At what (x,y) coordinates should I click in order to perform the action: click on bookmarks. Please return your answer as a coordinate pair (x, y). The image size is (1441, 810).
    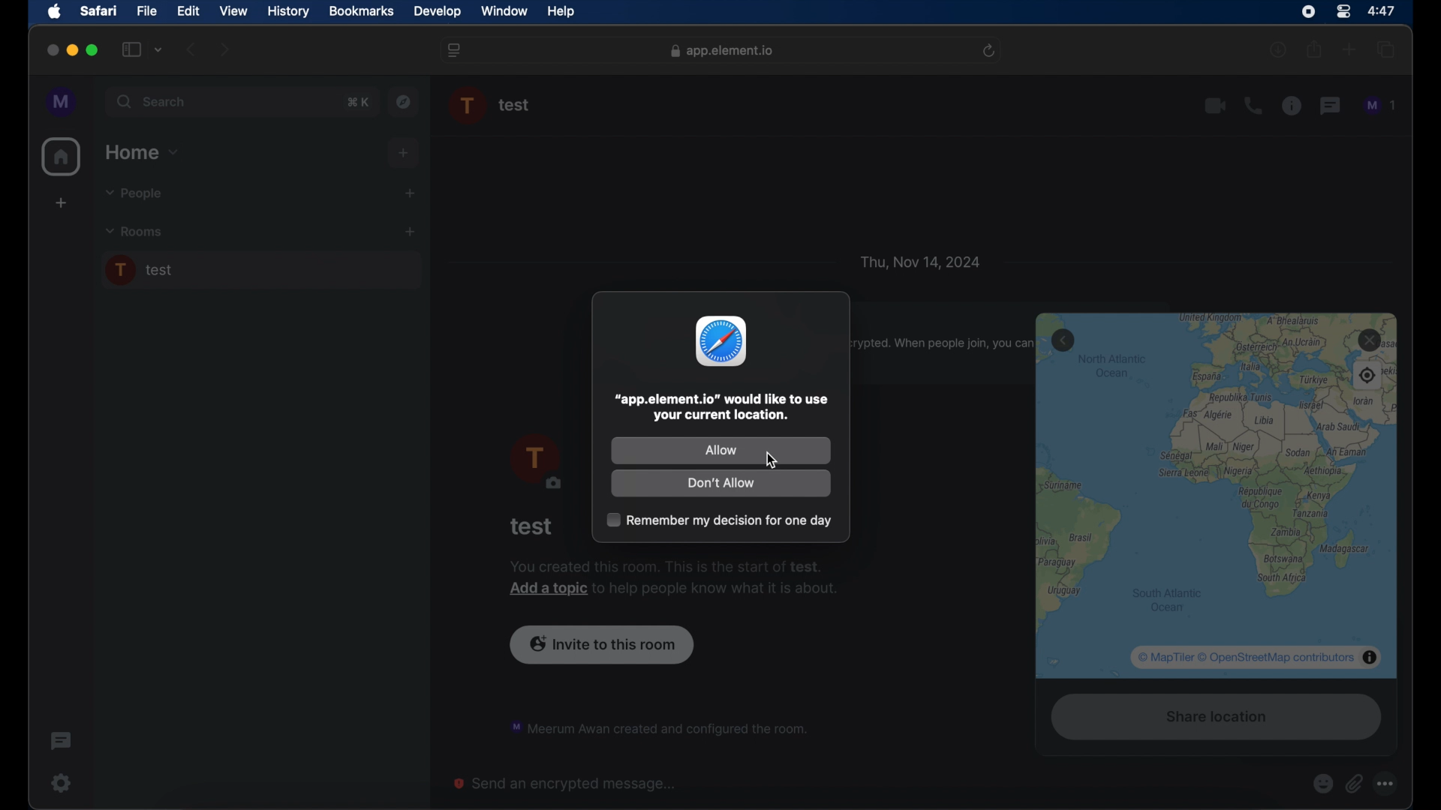
    Looking at the image, I should click on (361, 11).